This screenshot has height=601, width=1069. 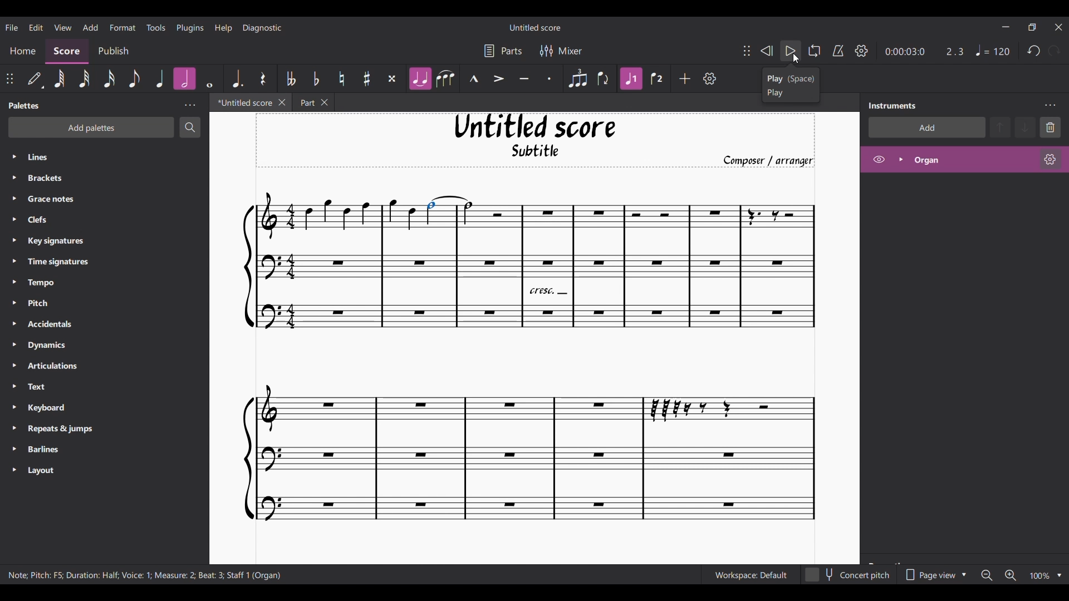 I want to click on Description of current selection by cursor, so click(x=791, y=85).